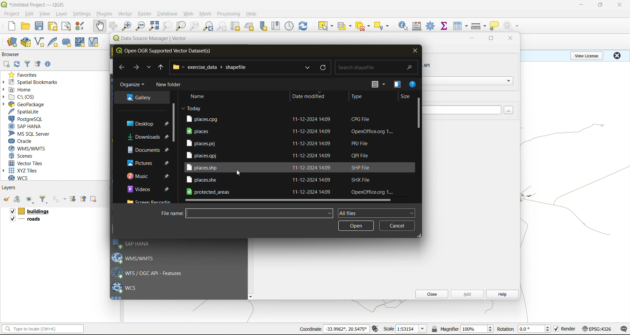 This screenshot has height=335, width=630. Describe the element at coordinates (346, 27) in the screenshot. I see `select value` at that location.